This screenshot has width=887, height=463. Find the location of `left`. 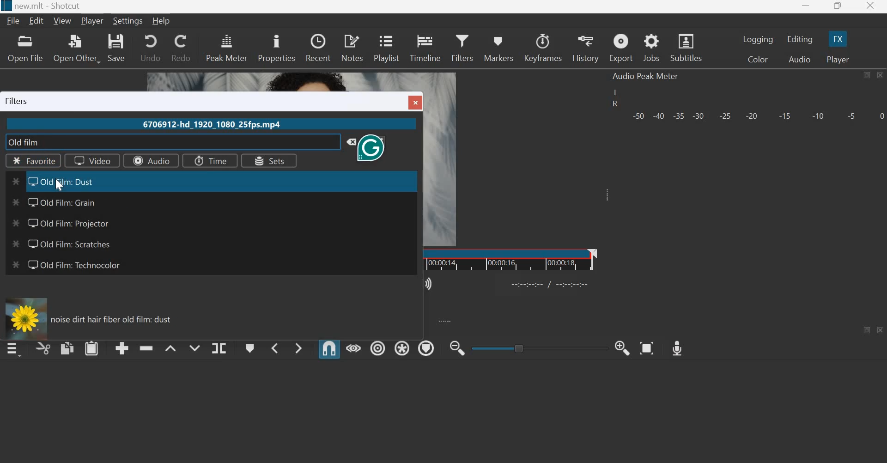

left is located at coordinates (617, 92).